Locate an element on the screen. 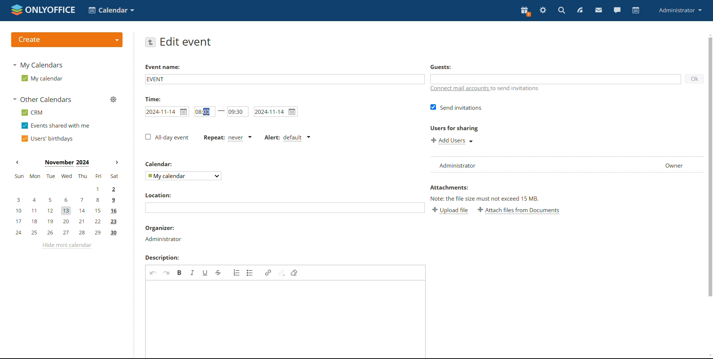 The height and width of the screenshot is (359, 713). connect mail accounts is located at coordinates (483, 88).